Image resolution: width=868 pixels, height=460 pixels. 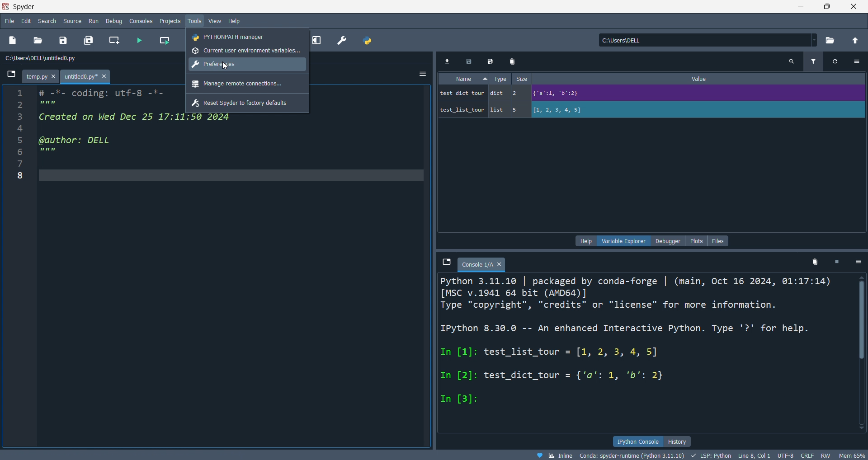 What do you see at coordinates (589, 80) in the screenshot?
I see `Name « Type Size Value` at bounding box center [589, 80].